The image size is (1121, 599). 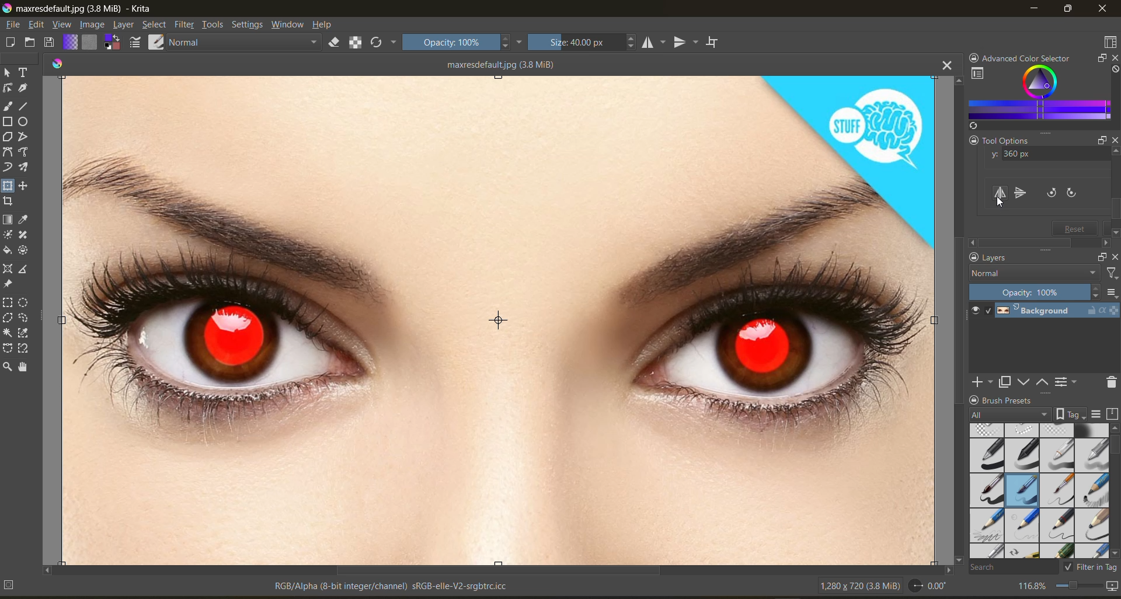 What do you see at coordinates (384, 44) in the screenshot?
I see `reload original preset` at bounding box center [384, 44].